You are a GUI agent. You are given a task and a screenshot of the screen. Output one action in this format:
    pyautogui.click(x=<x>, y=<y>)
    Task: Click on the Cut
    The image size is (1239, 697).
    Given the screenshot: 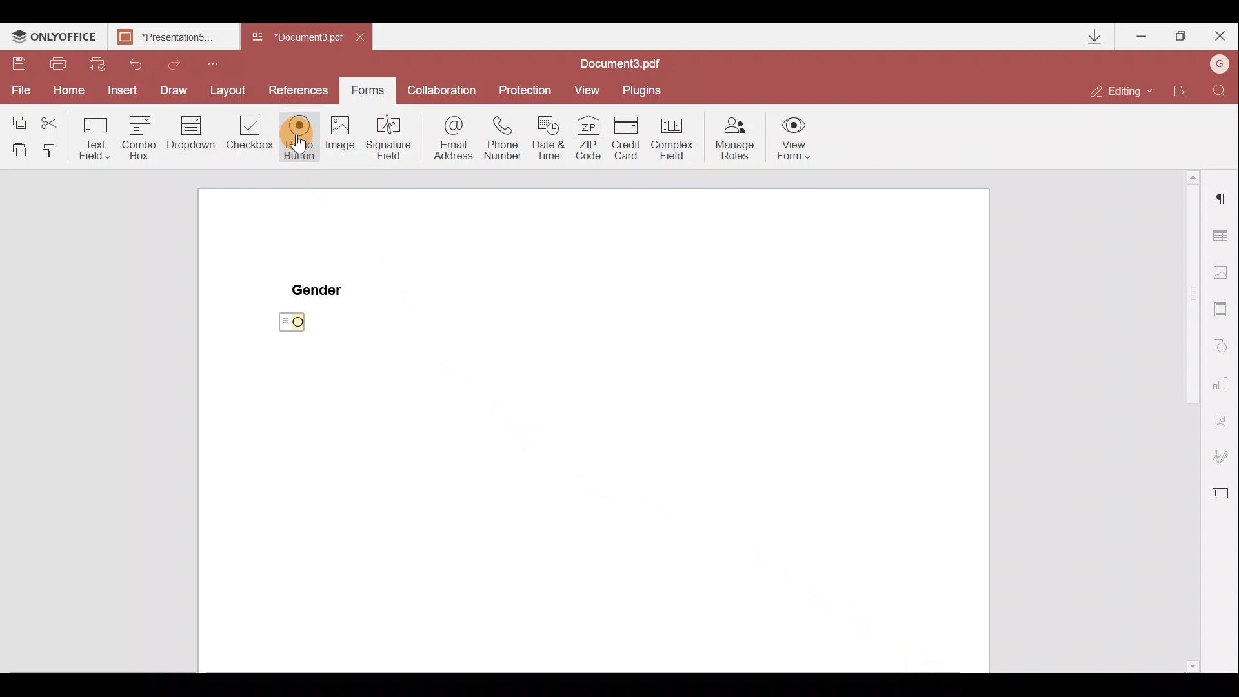 What is the action you would take?
    pyautogui.click(x=50, y=121)
    